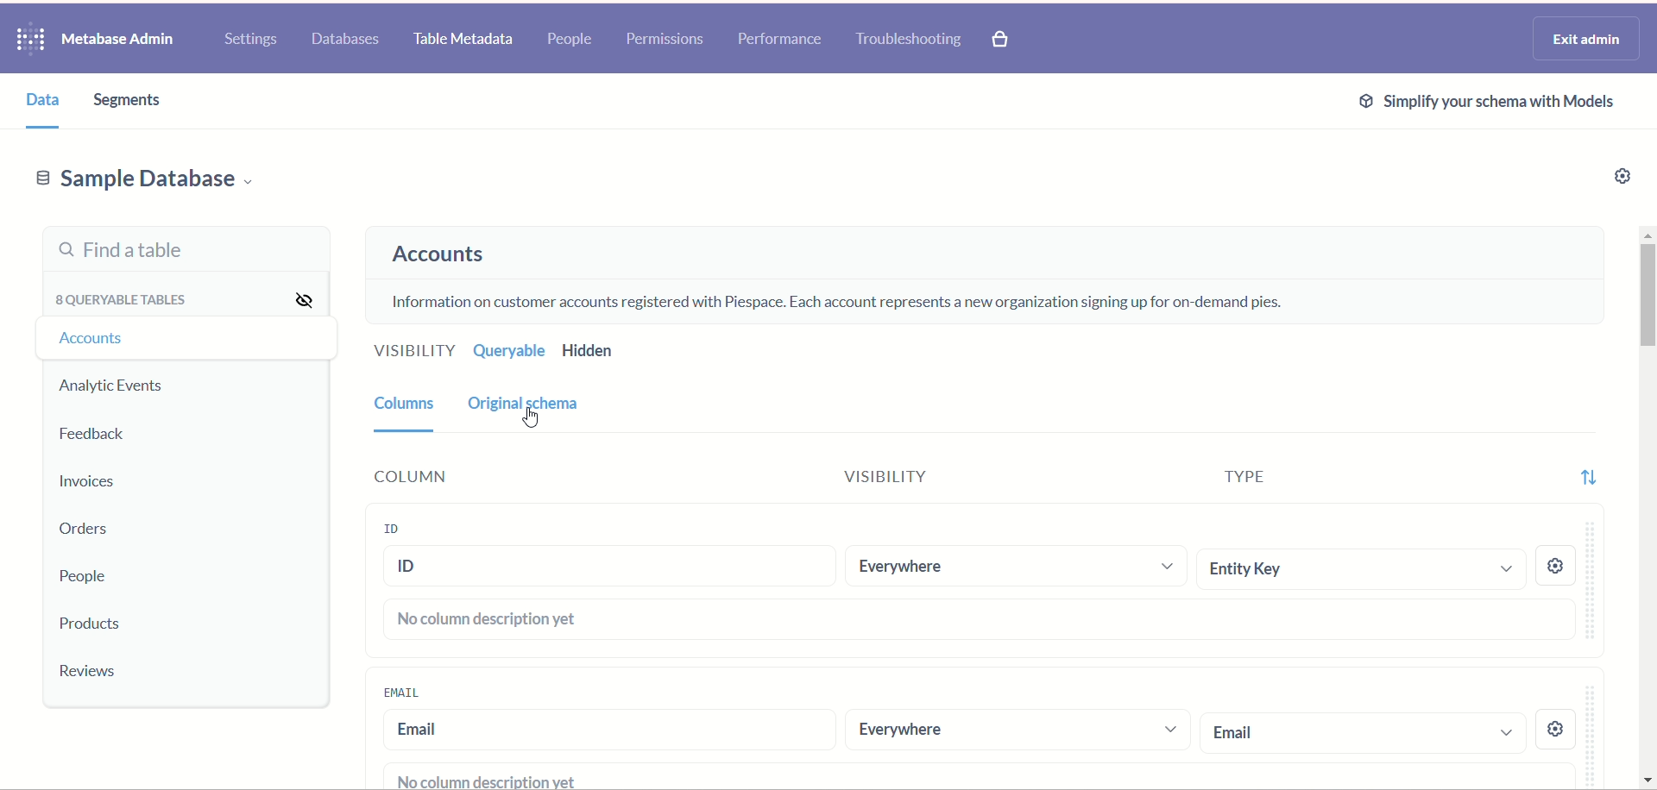  What do you see at coordinates (1003, 41) in the screenshot?
I see `paid features` at bounding box center [1003, 41].